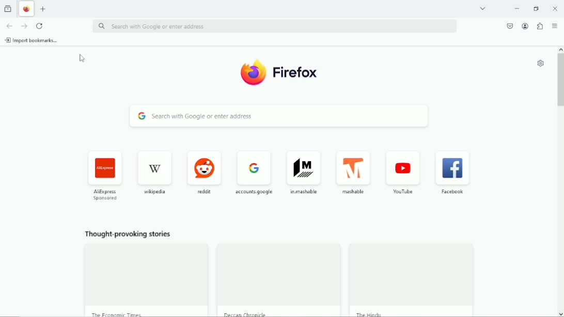 The height and width of the screenshot is (317, 564). I want to click on open application menu, so click(555, 26).